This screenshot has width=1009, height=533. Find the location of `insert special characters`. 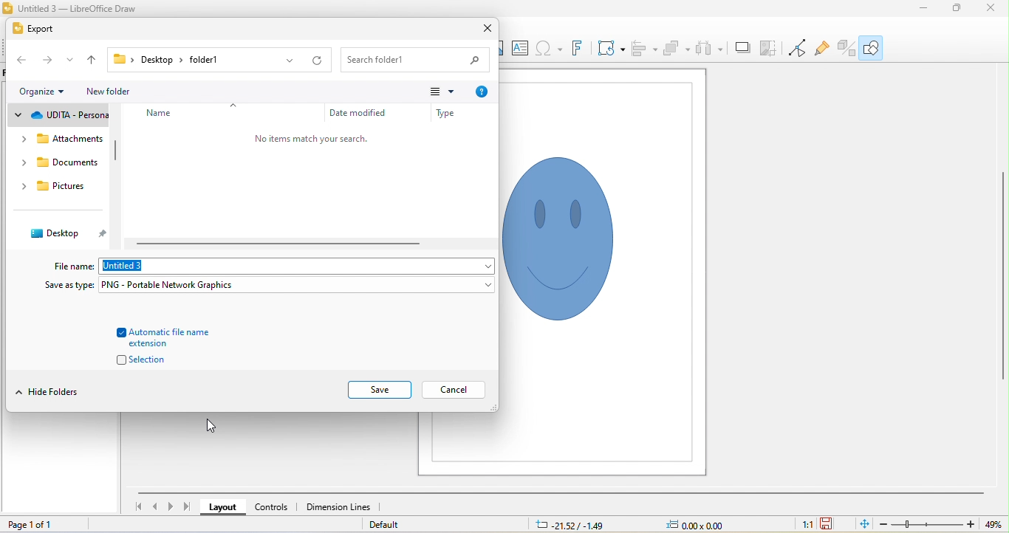

insert special characters is located at coordinates (550, 49).